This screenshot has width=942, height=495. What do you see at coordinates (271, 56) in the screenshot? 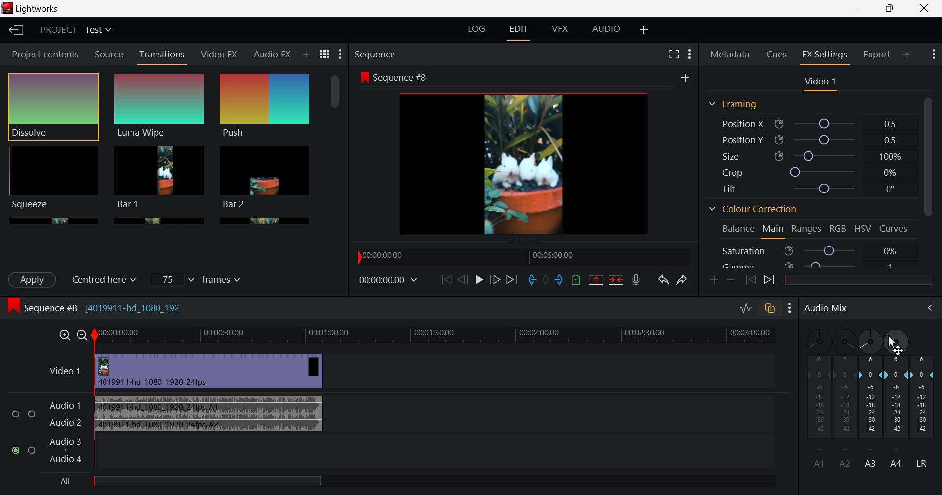
I see `Audio FX` at bounding box center [271, 56].